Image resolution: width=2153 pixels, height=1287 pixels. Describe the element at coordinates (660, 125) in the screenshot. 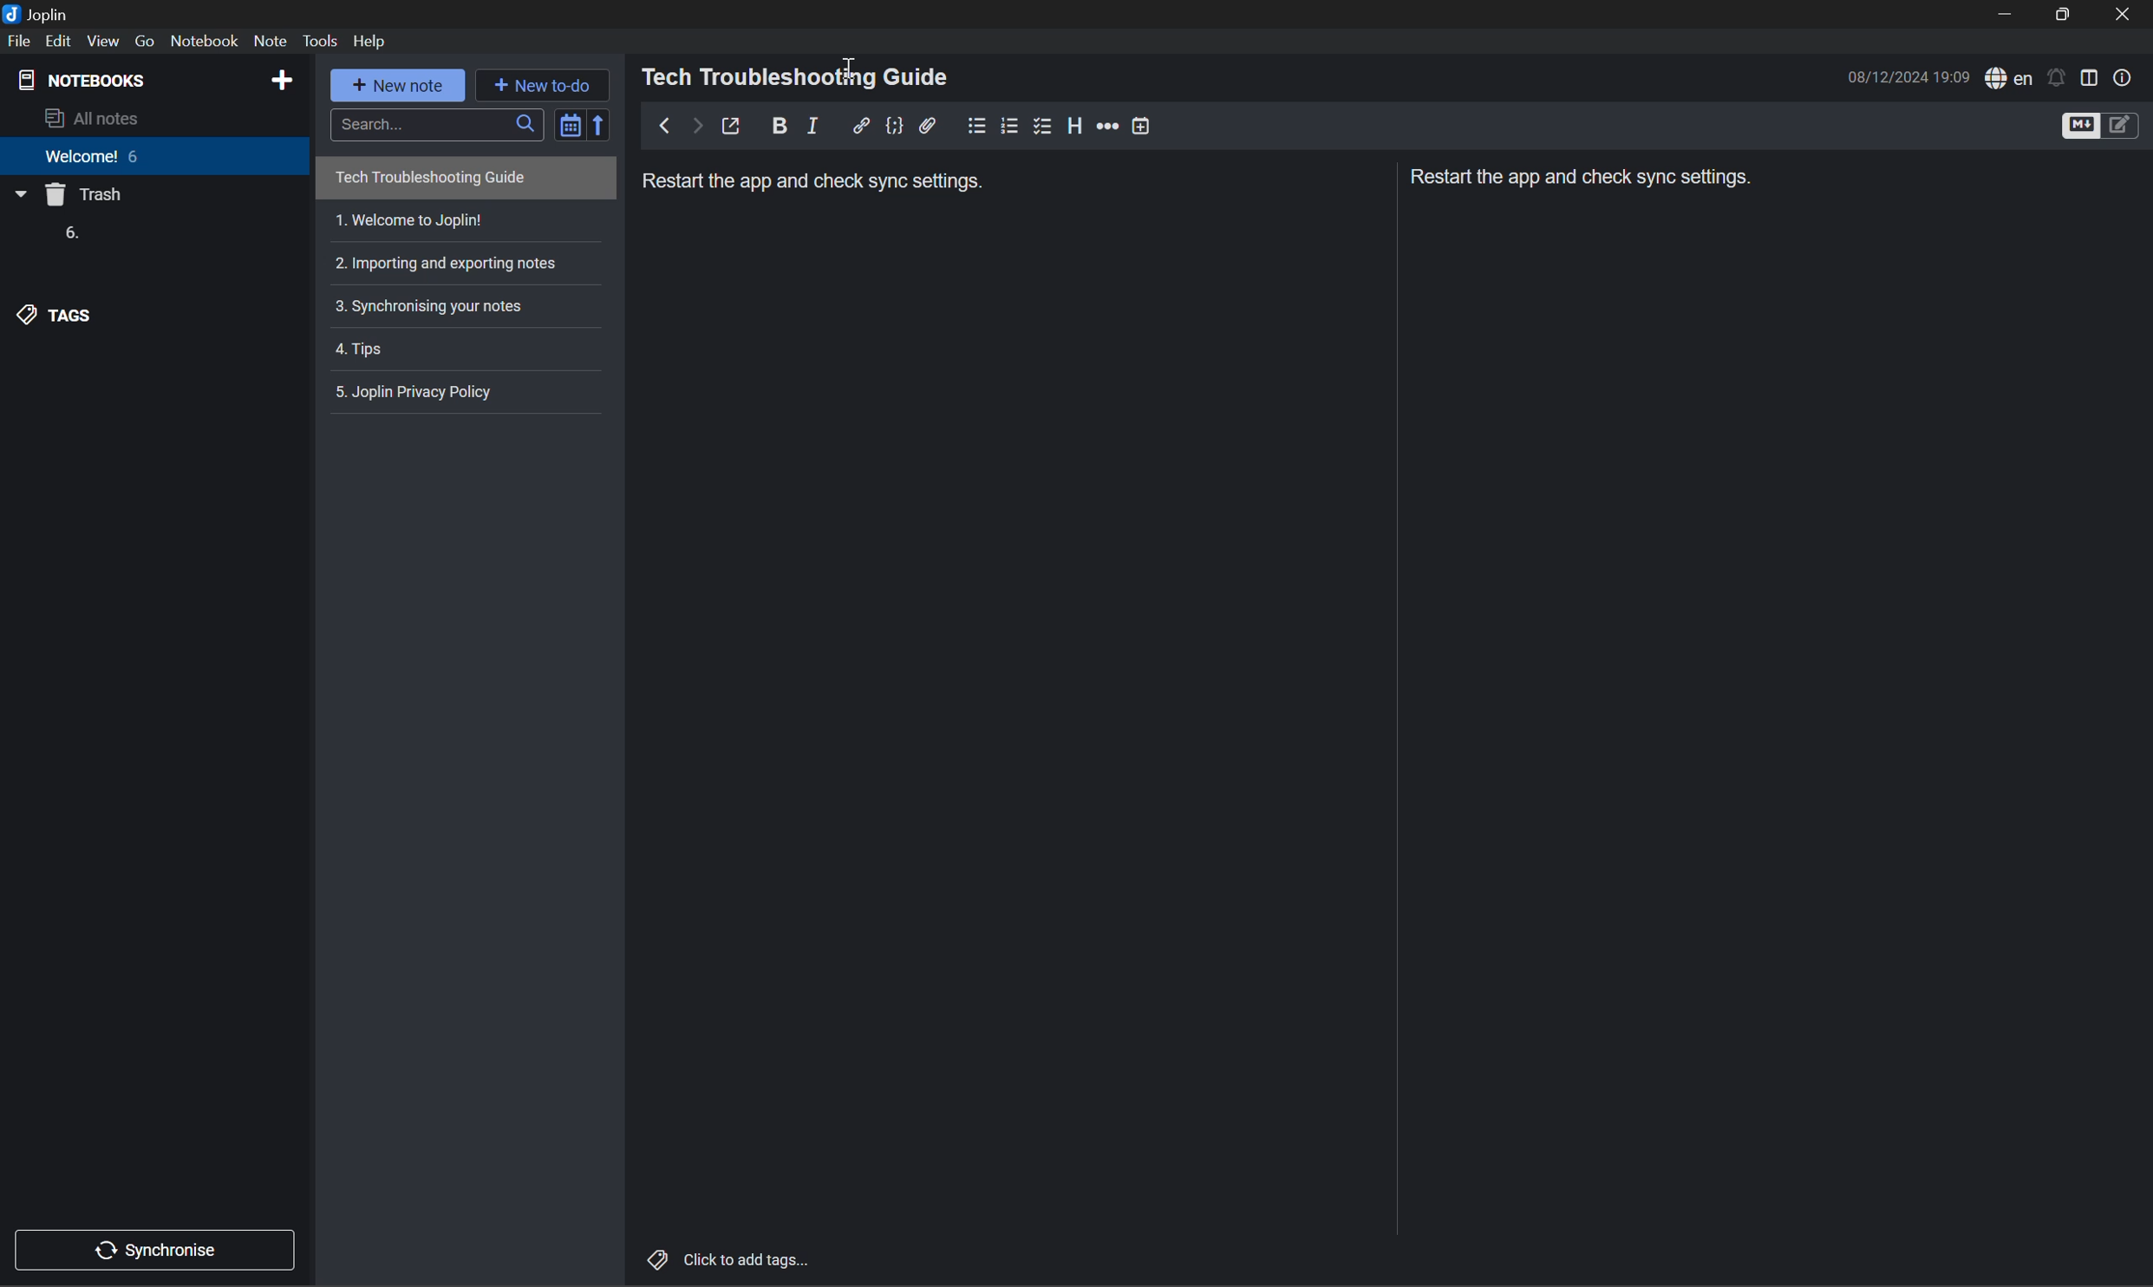

I see `Back` at that location.